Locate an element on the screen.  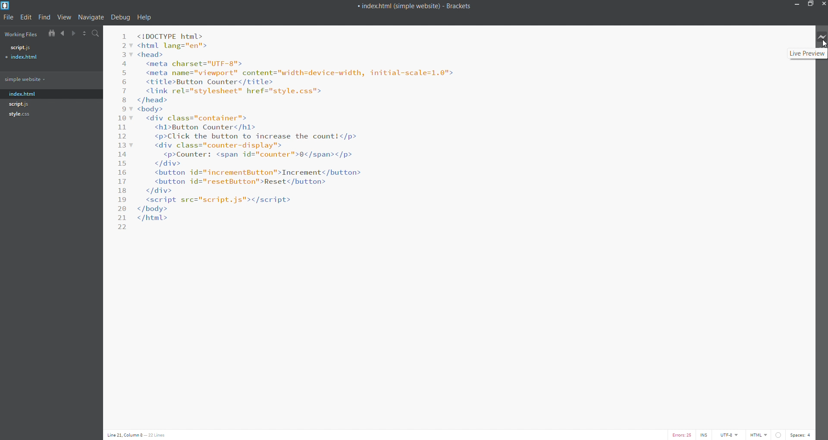
help is located at coordinates (144, 17).